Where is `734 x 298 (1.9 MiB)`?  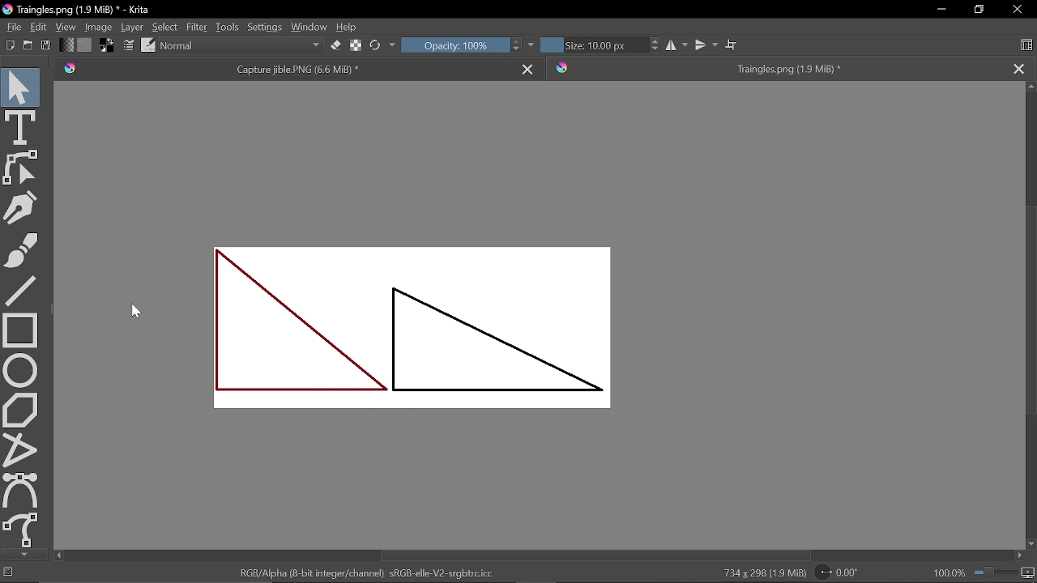 734 x 298 (1.9 MiB) is located at coordinates (762, 573).